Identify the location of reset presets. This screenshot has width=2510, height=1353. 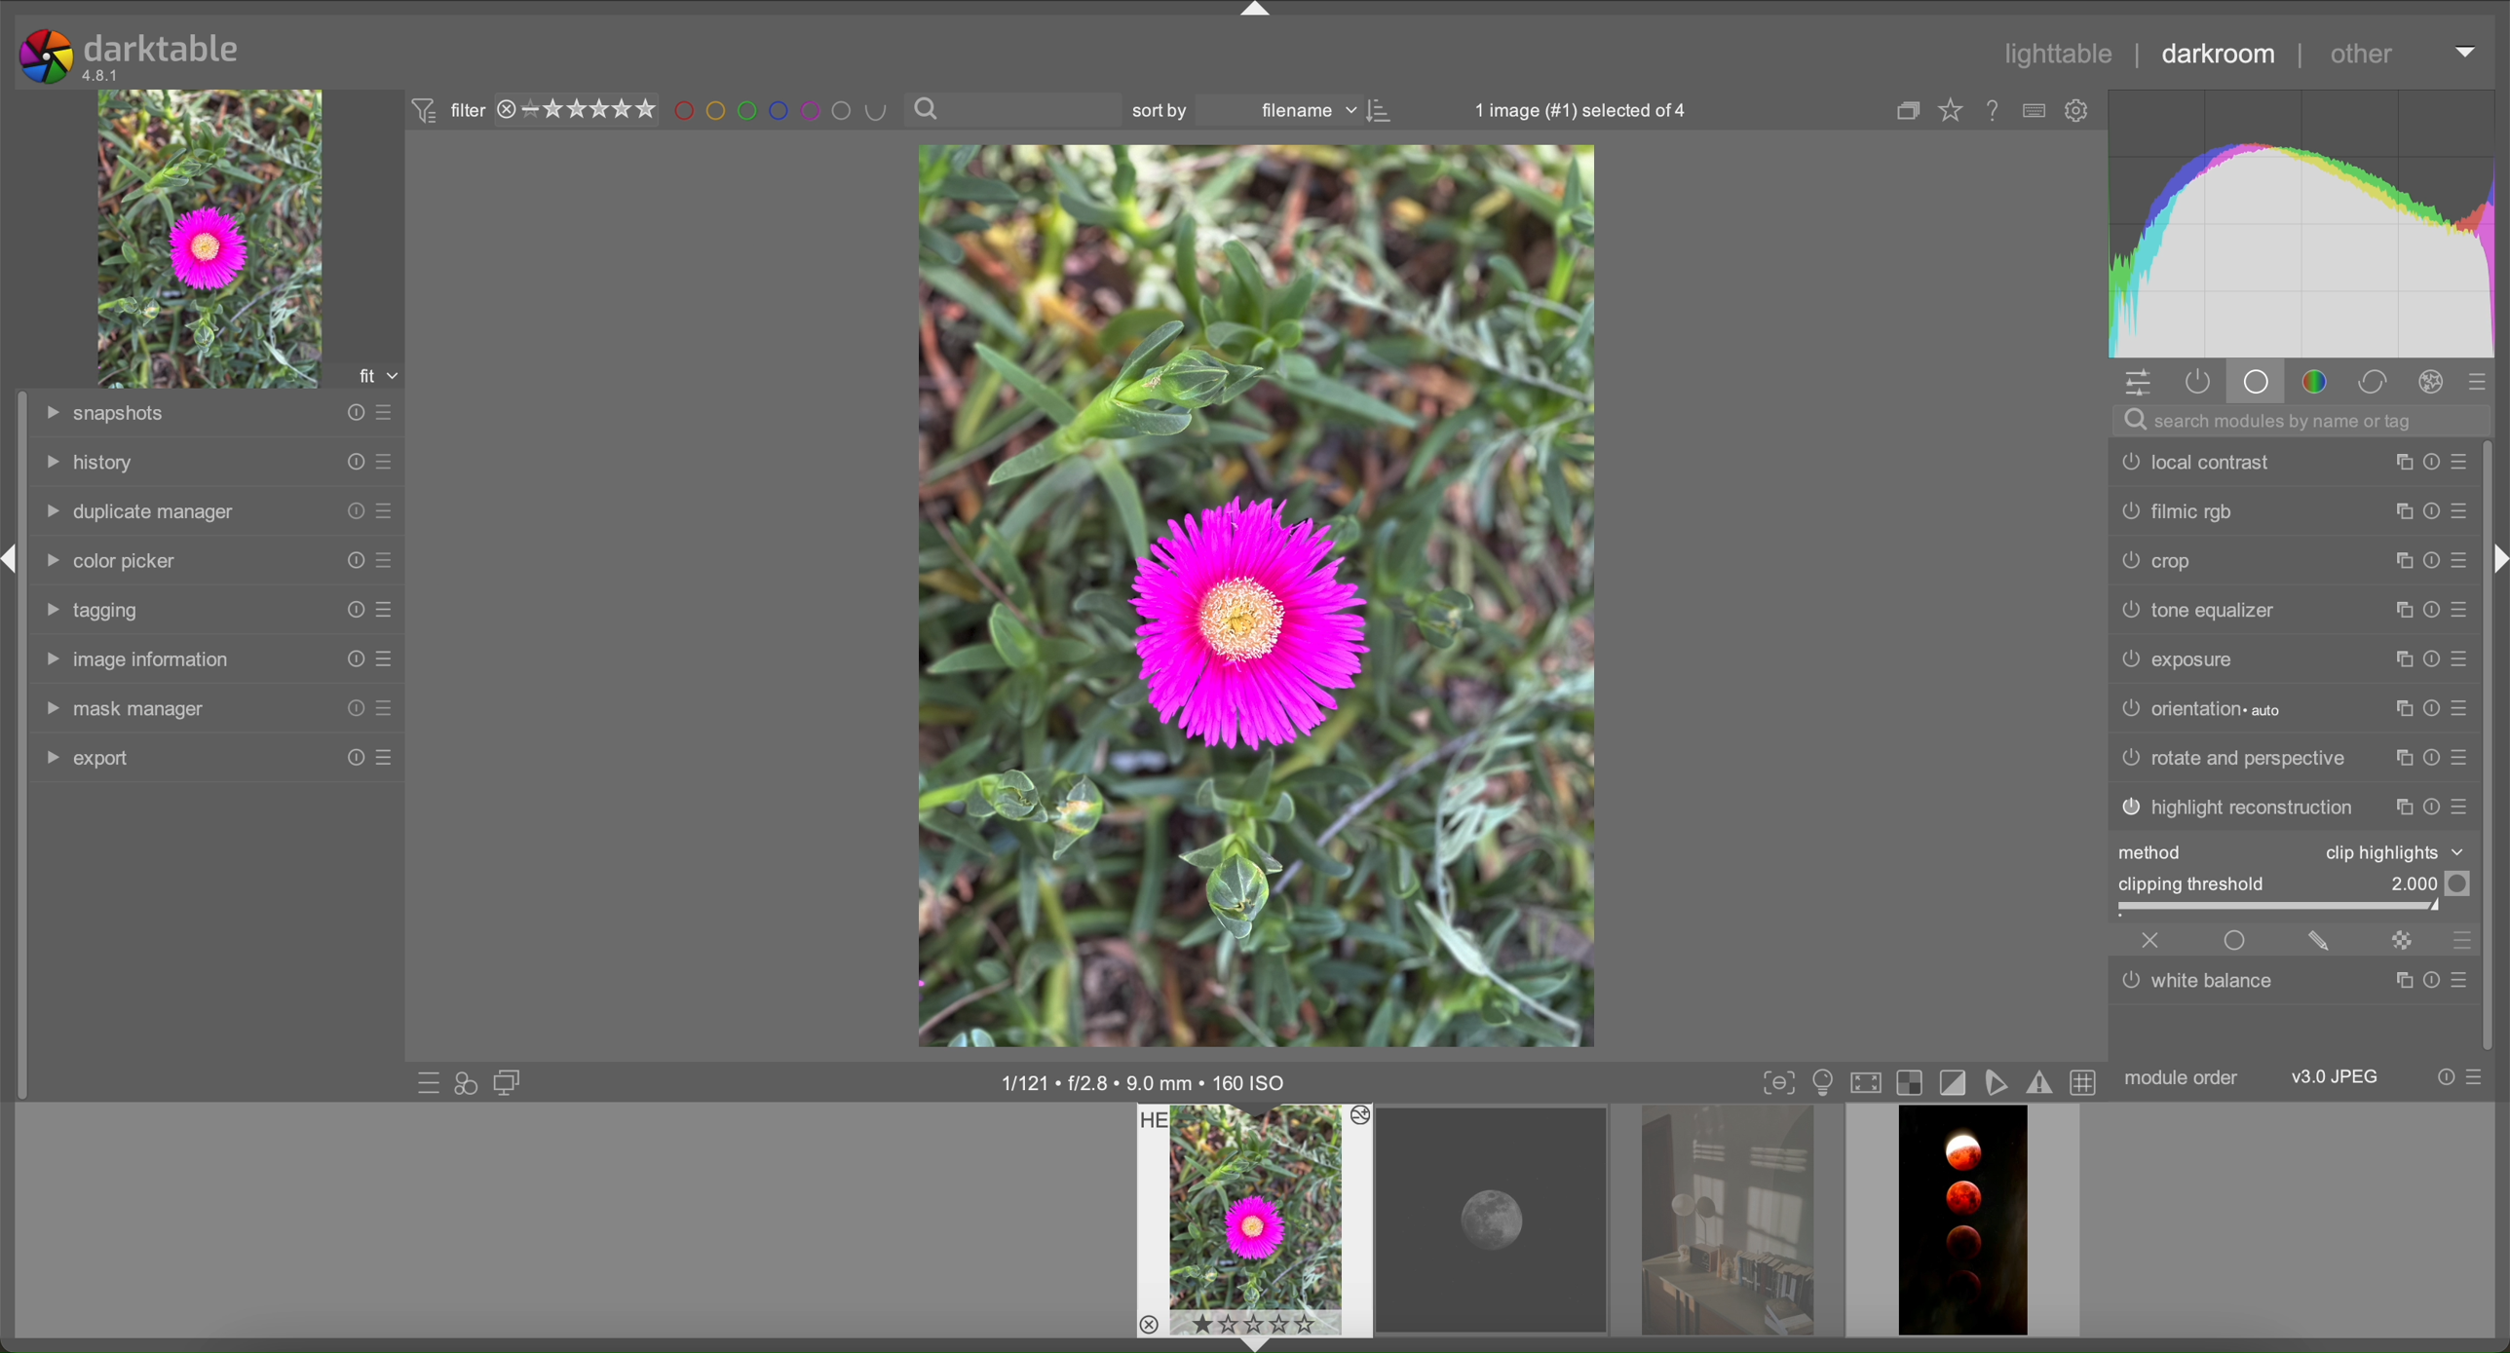
(351, 709).